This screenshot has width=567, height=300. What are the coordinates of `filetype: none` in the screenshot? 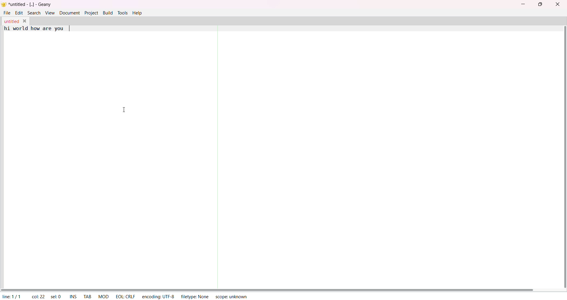 It's located at (195, 296).